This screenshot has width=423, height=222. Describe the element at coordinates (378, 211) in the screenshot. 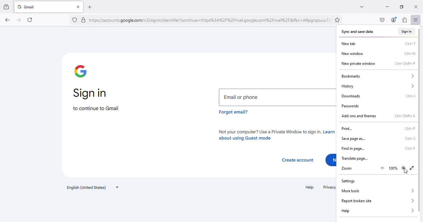

I see `help` at that location.